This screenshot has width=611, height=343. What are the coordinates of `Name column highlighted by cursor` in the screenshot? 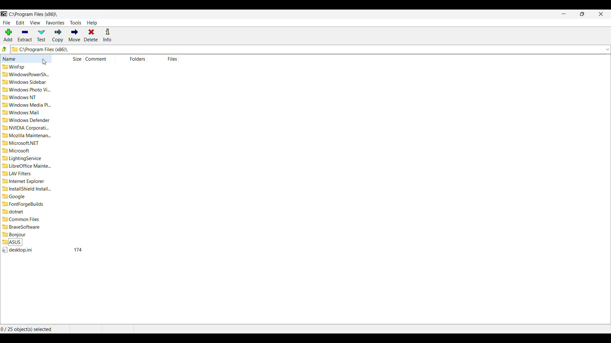 It's located at (26, 58).